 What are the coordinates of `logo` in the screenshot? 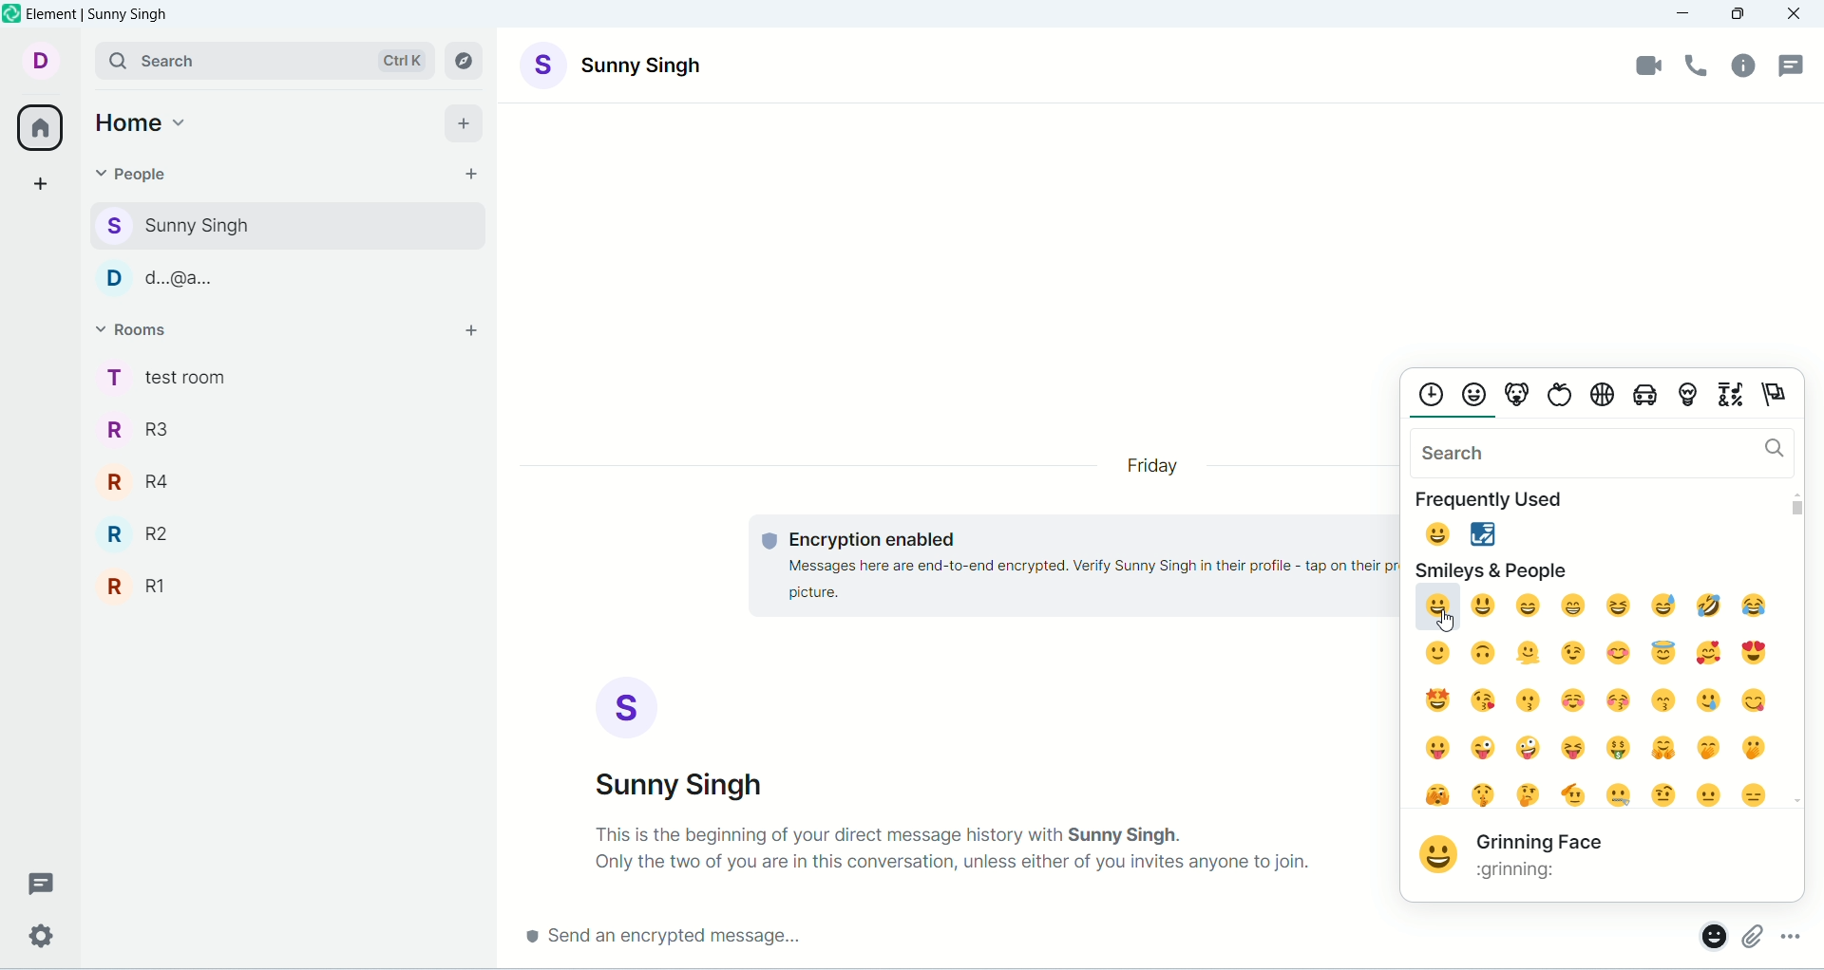 It's located at (12, 12).